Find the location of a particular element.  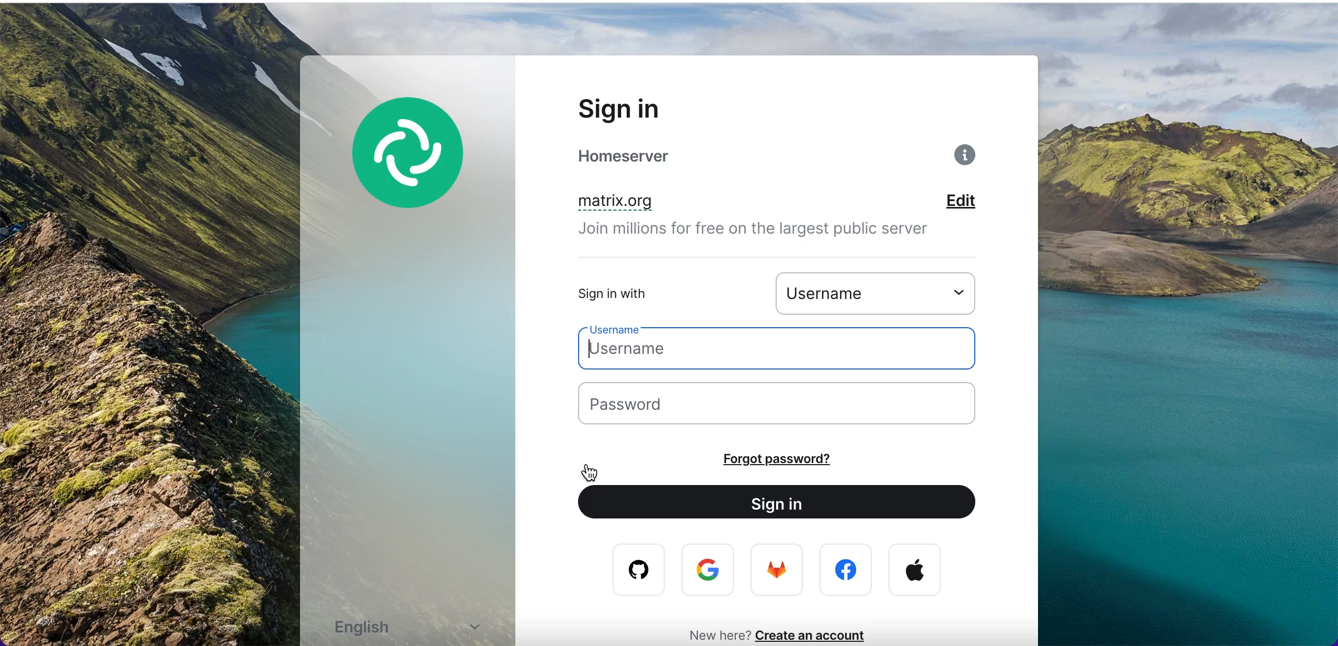

matrix.org is located at coordinates (669, 203).